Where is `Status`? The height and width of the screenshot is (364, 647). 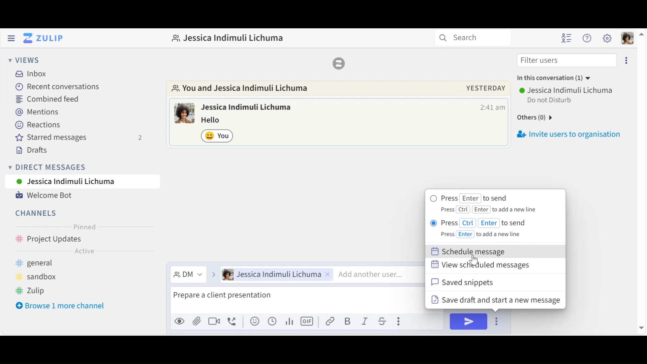 Status is located at coordinates (551, 101).